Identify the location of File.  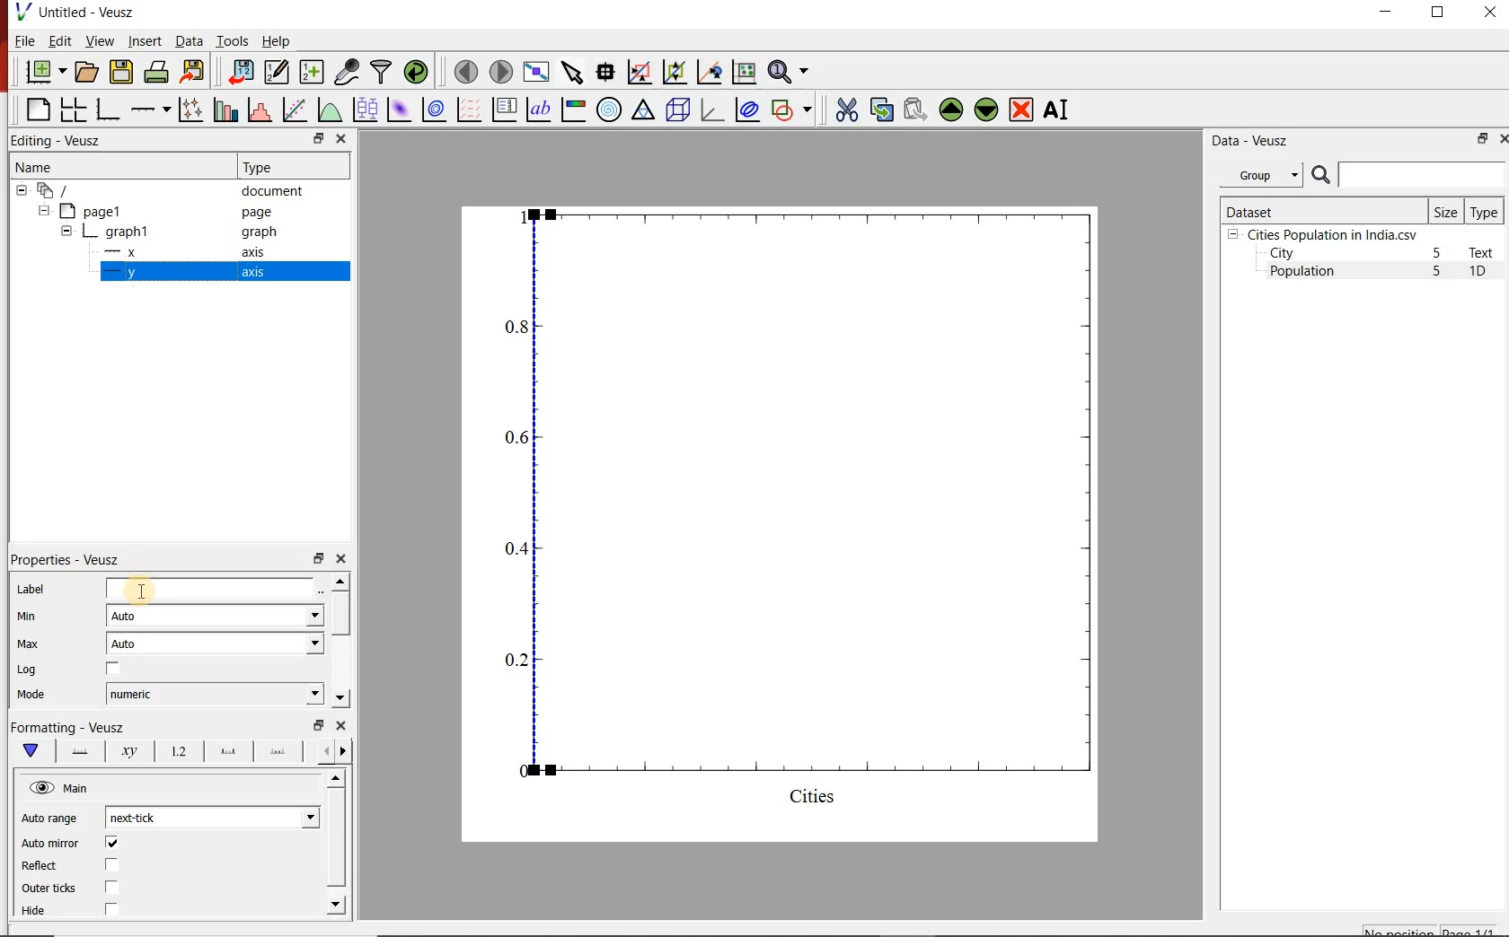
(25, 40).